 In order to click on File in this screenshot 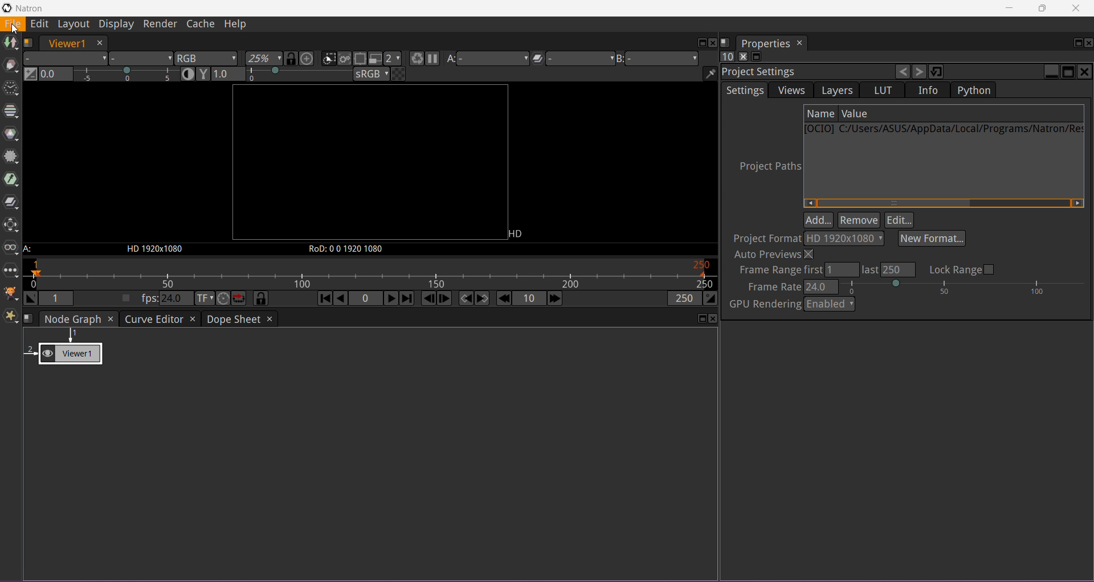, I will do `click(15, 26)`.